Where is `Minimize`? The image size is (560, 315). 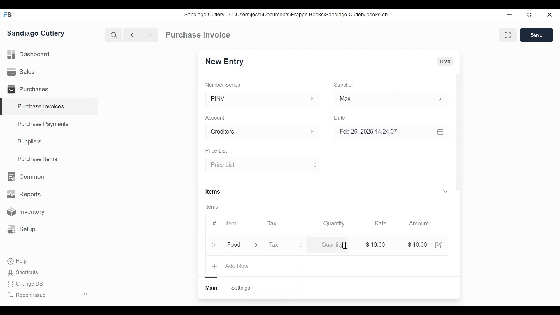 Minimize is located at coordinates (508, 15).